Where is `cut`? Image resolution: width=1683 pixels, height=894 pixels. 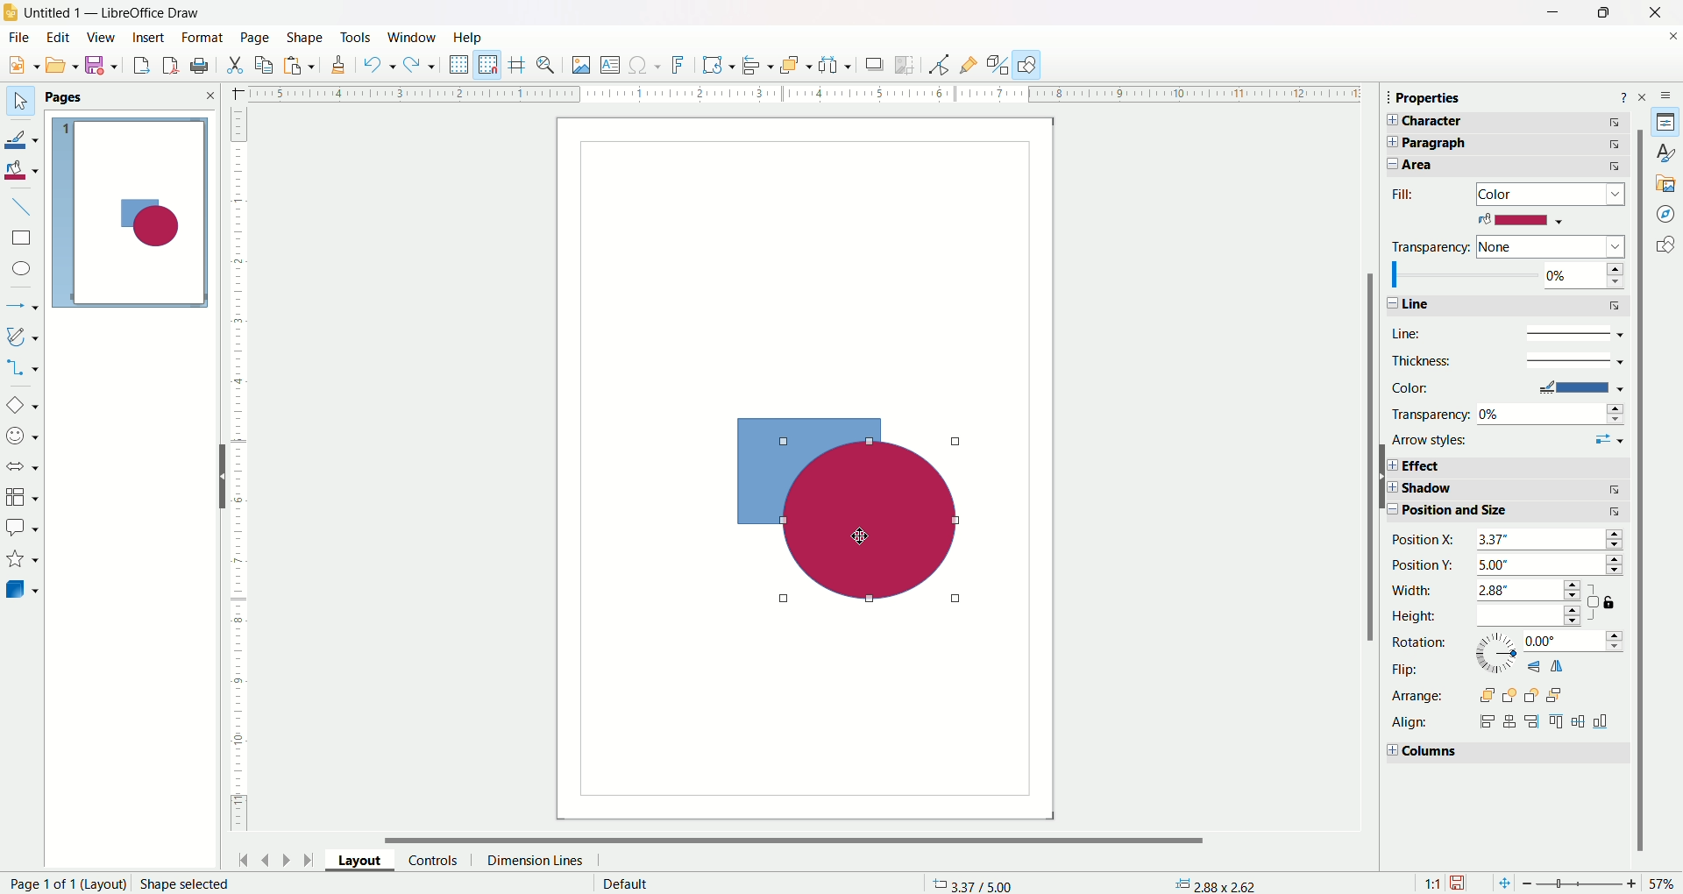 cut is located at coordinates (235, 64).